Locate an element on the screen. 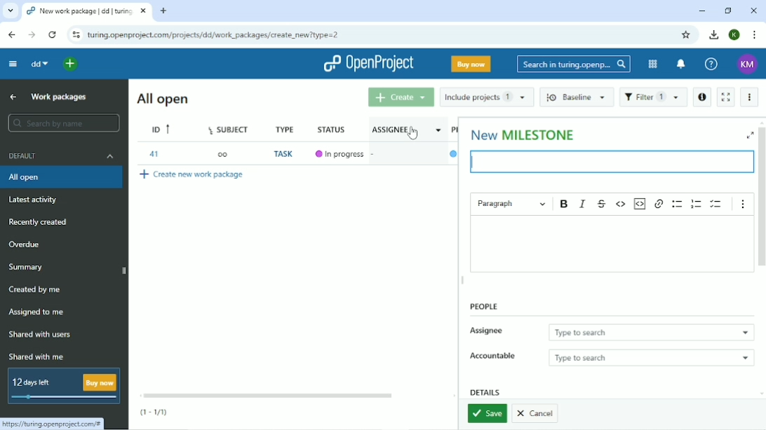  Vertical scrollbar is located at coordinates (761, 201).